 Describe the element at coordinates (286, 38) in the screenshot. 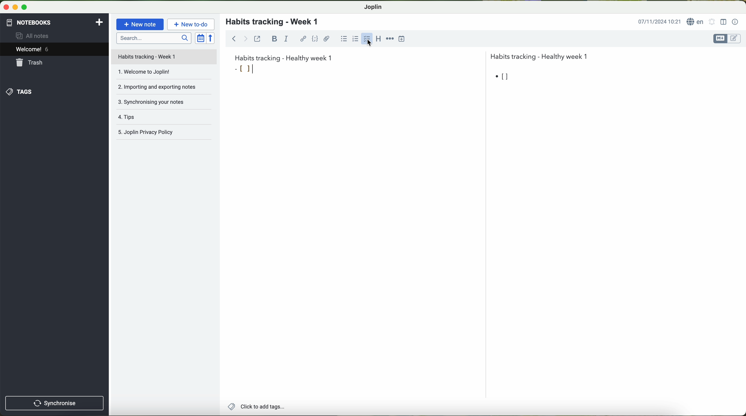

I see `italic` at that location.